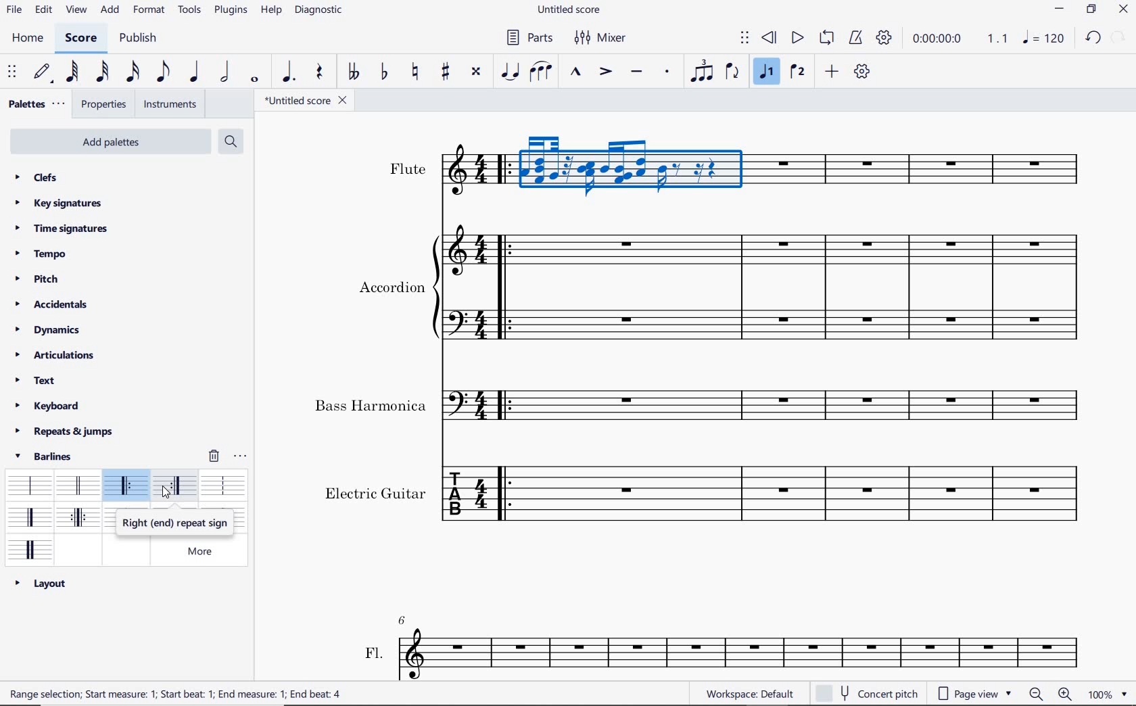 This screenshot has width=1136, height=706. What do you see at coordinates (308, 102) in the screenshot?
I see `file name` at bounding box center [308, 102].